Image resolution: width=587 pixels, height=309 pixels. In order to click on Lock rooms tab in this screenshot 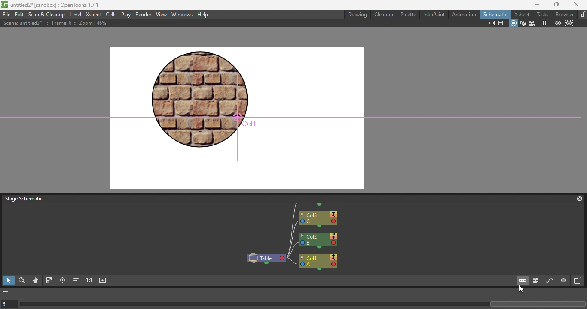, I will do `click(582, 15)`.